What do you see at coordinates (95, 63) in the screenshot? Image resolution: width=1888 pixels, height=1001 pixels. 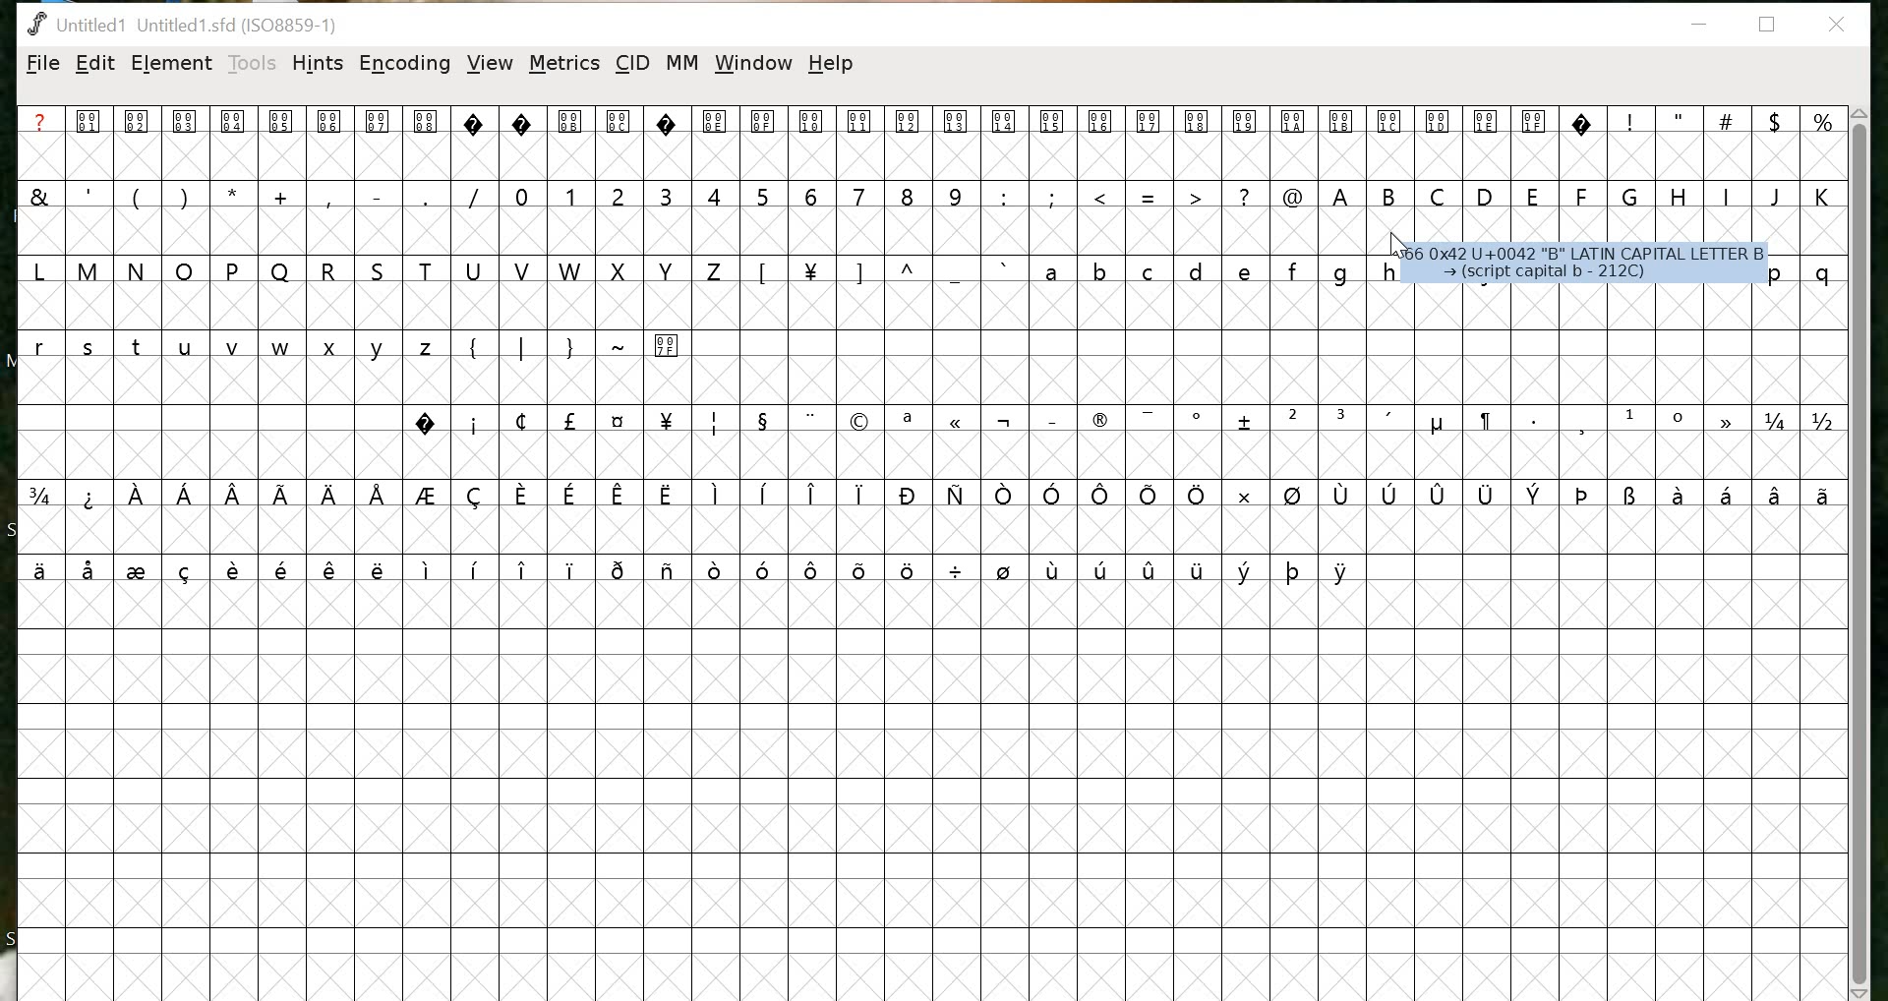 I see `EDIT` at bounding box center [95, 63].